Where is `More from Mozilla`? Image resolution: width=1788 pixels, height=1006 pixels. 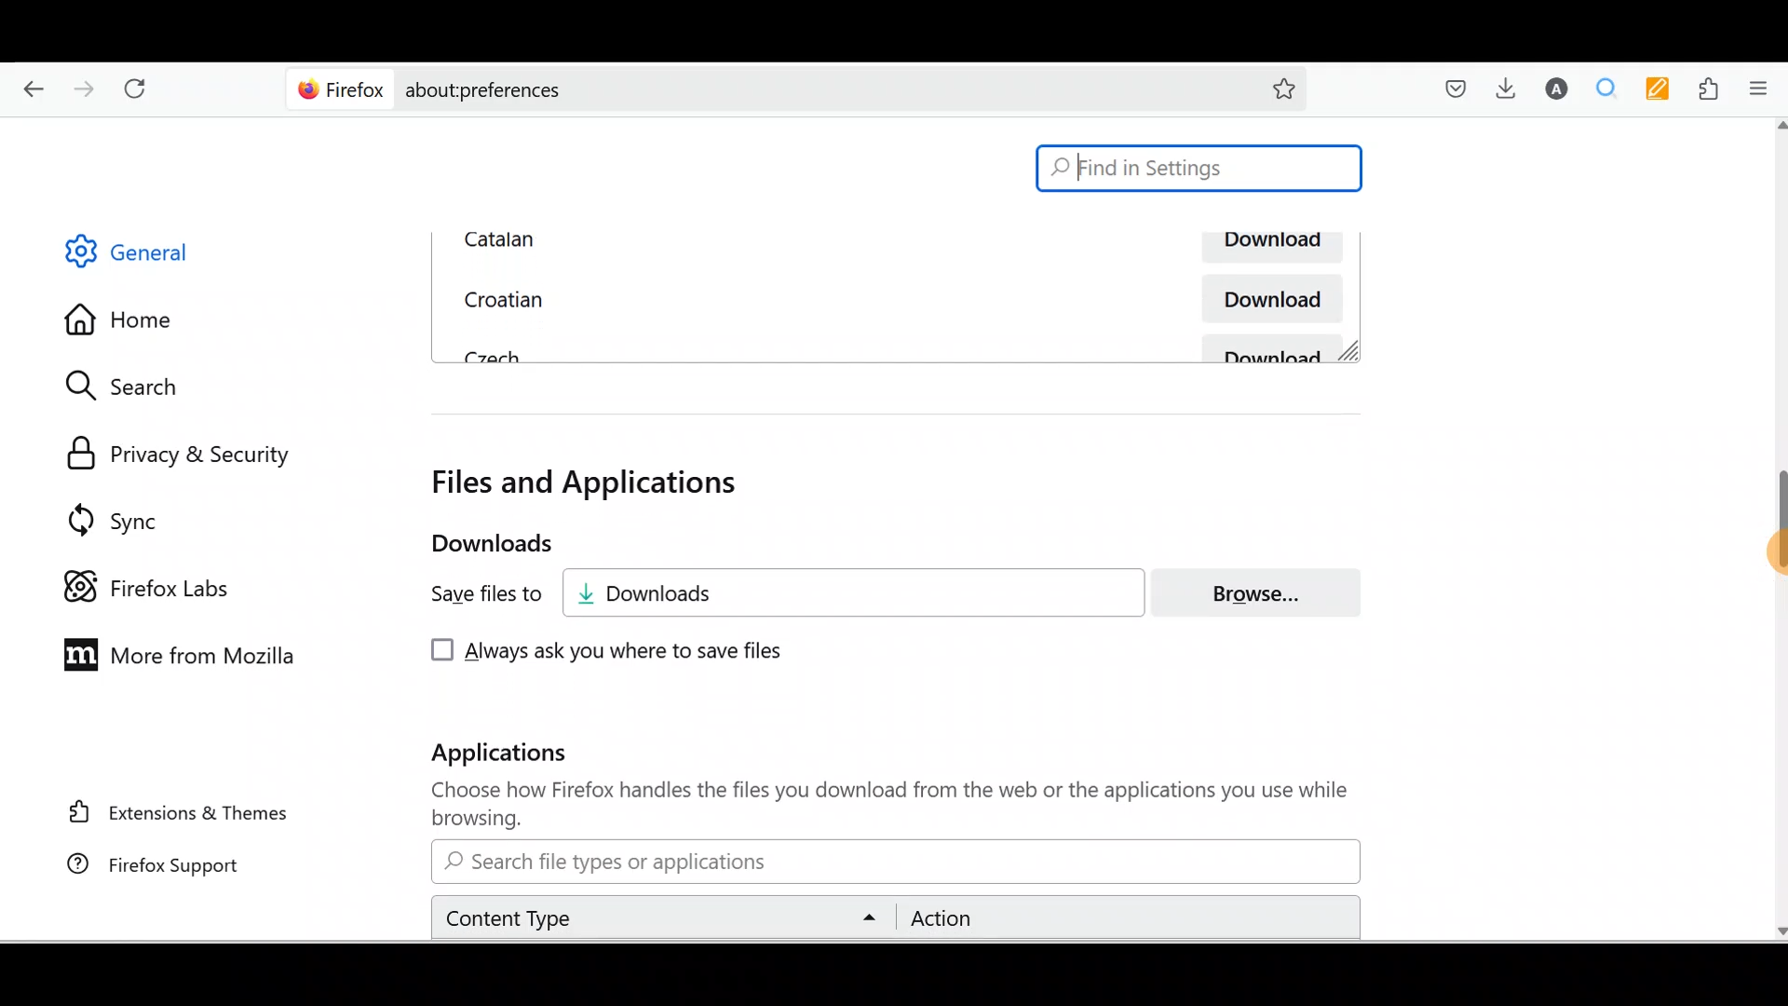 More from Mozilla is located at coordinates (183, 658).